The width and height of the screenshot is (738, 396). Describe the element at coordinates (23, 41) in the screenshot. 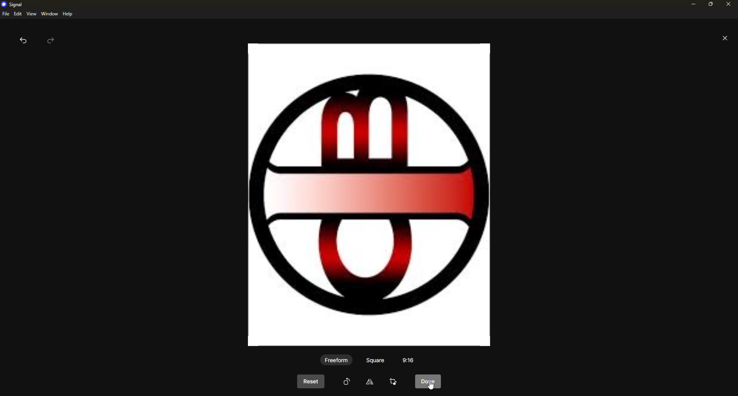

I see `back` at that location.